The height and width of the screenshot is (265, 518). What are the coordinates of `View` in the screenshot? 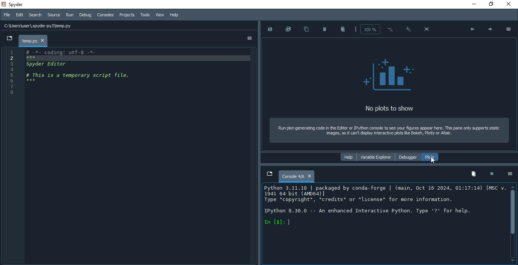 It's located at (160, 16).